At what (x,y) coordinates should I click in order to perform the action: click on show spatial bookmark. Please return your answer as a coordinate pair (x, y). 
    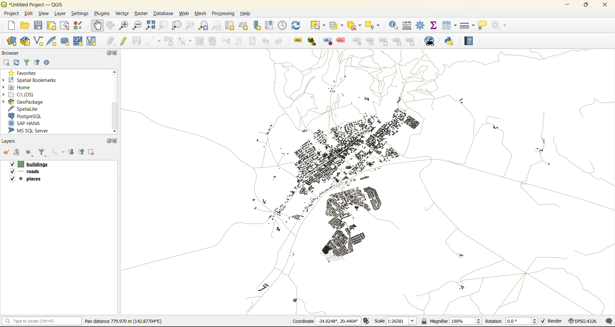
    Looking at the image, I should click on (269, 25).